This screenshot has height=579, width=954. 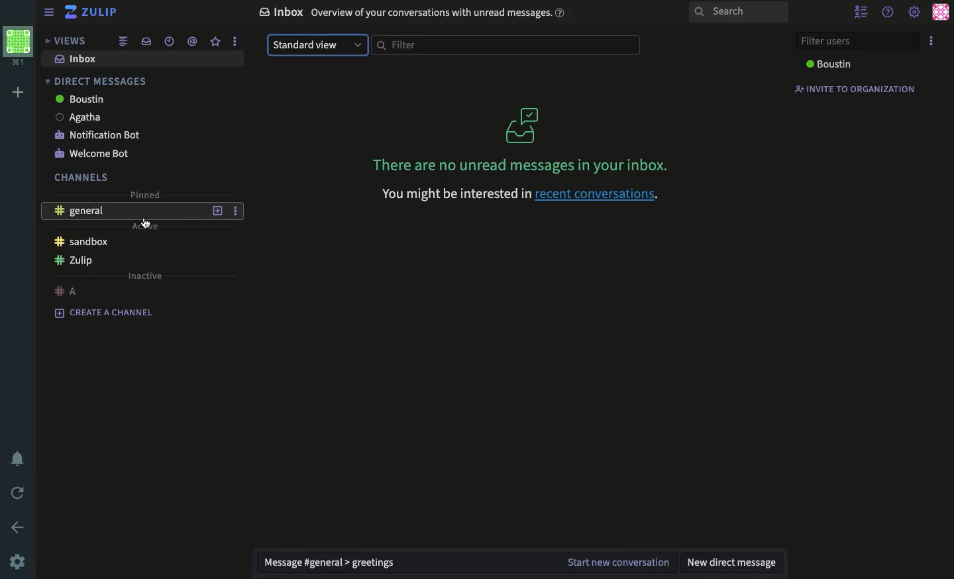 I want to click on back , so click(x=19, y=528).